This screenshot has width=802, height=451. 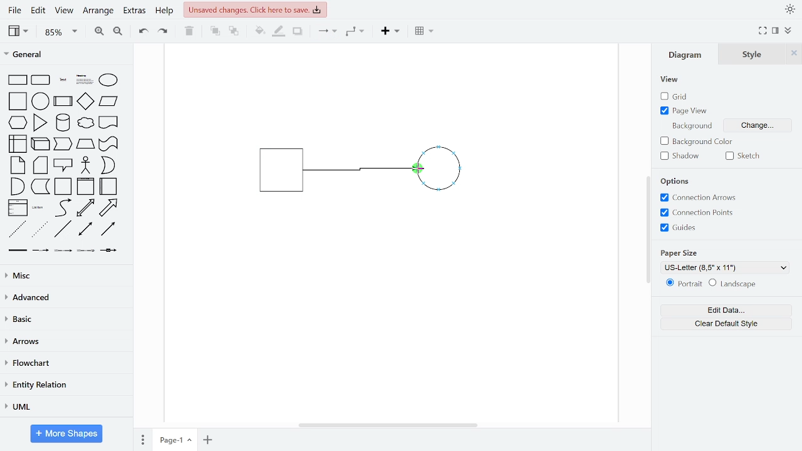 I want to click on document, so click(x=109, y=122).